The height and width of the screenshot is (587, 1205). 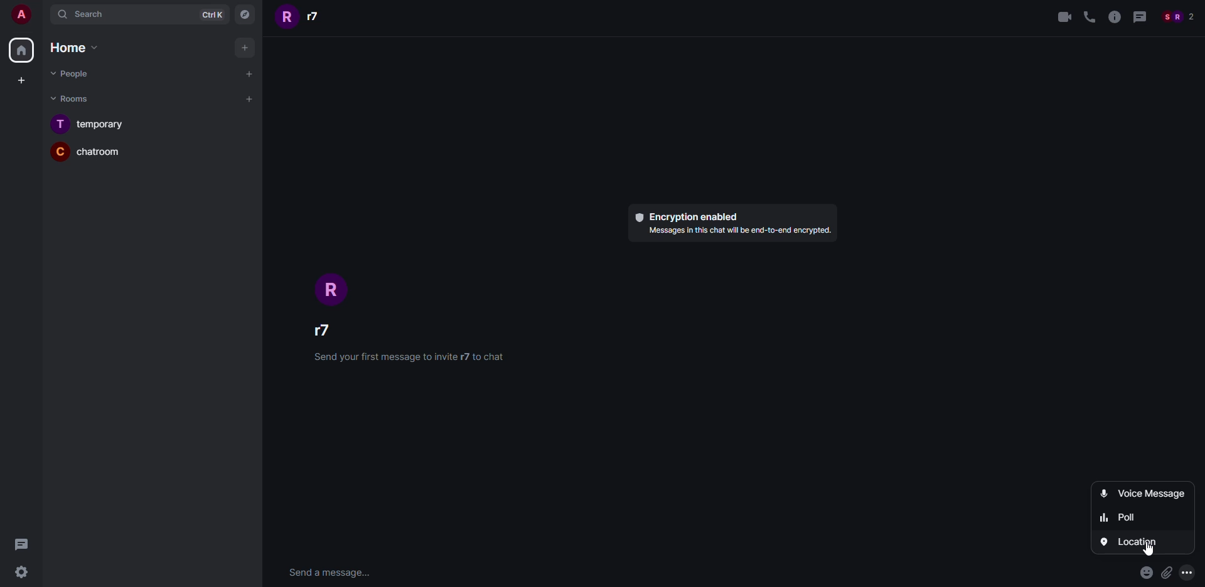 I want to click on video call, so click(x=1064, y=18).